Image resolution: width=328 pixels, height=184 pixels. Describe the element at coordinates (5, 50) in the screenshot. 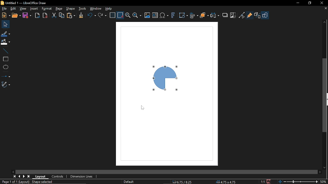

I see `Line` at that location.